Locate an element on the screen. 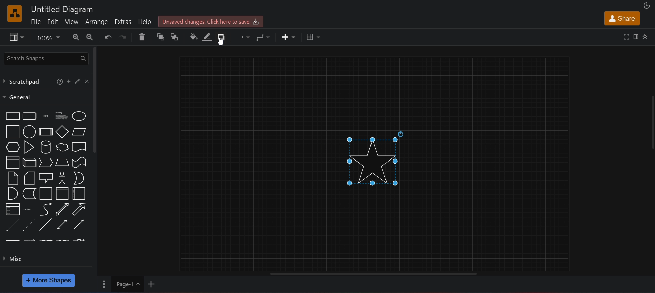 The image size is (655, 293). view is located at coordinates (15, 37).